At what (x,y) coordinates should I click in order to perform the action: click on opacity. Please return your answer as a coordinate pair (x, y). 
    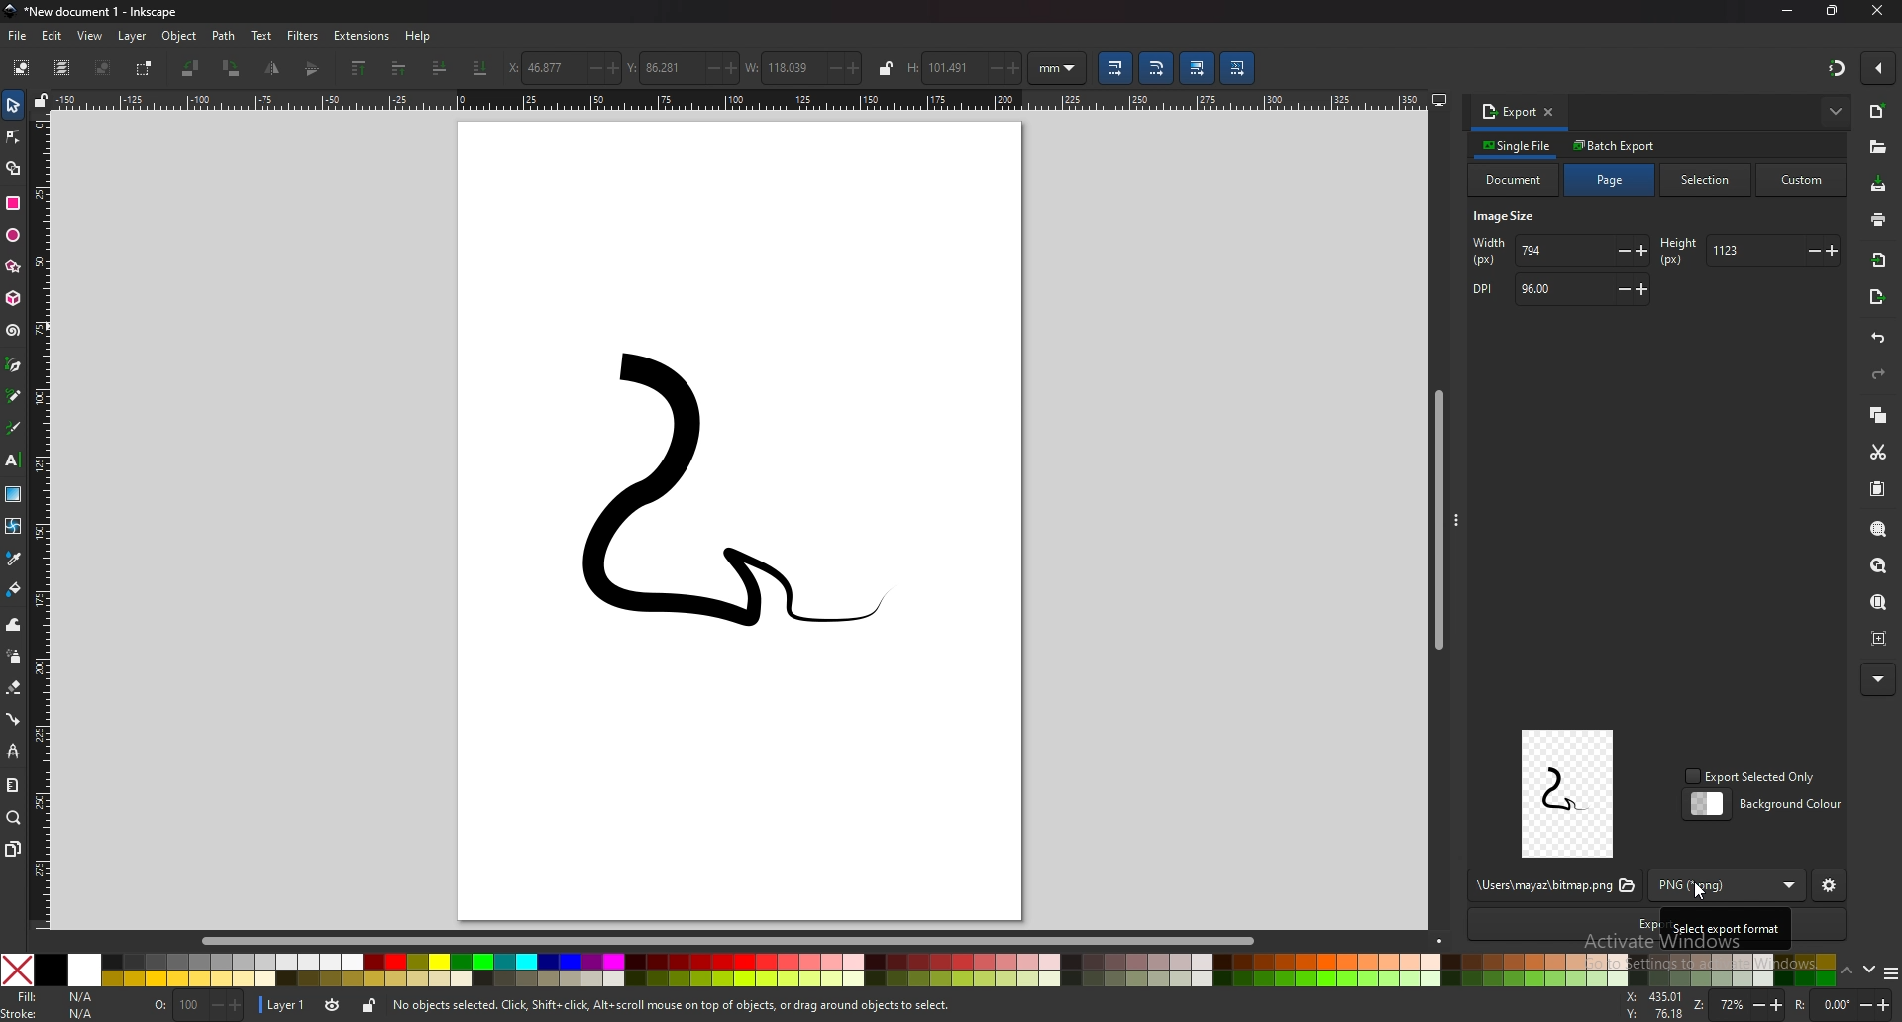
    Looking at the image, I should click on (197, 1004).